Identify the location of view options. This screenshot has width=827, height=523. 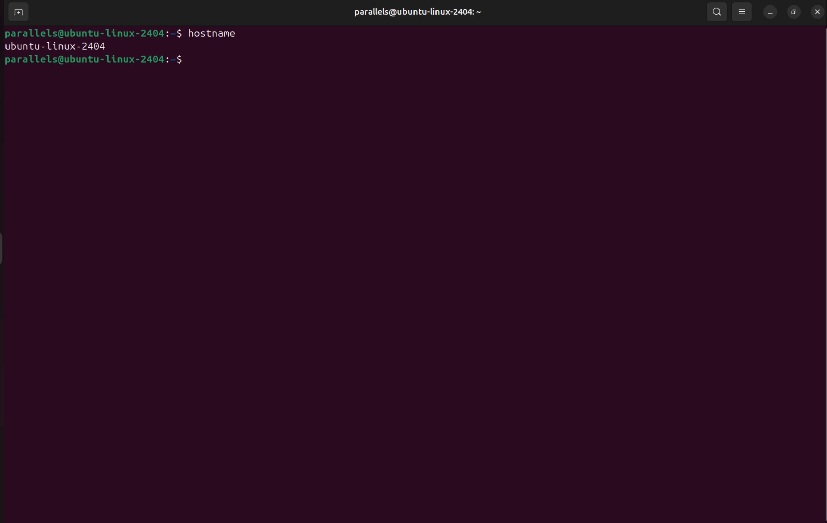
(743, 12).